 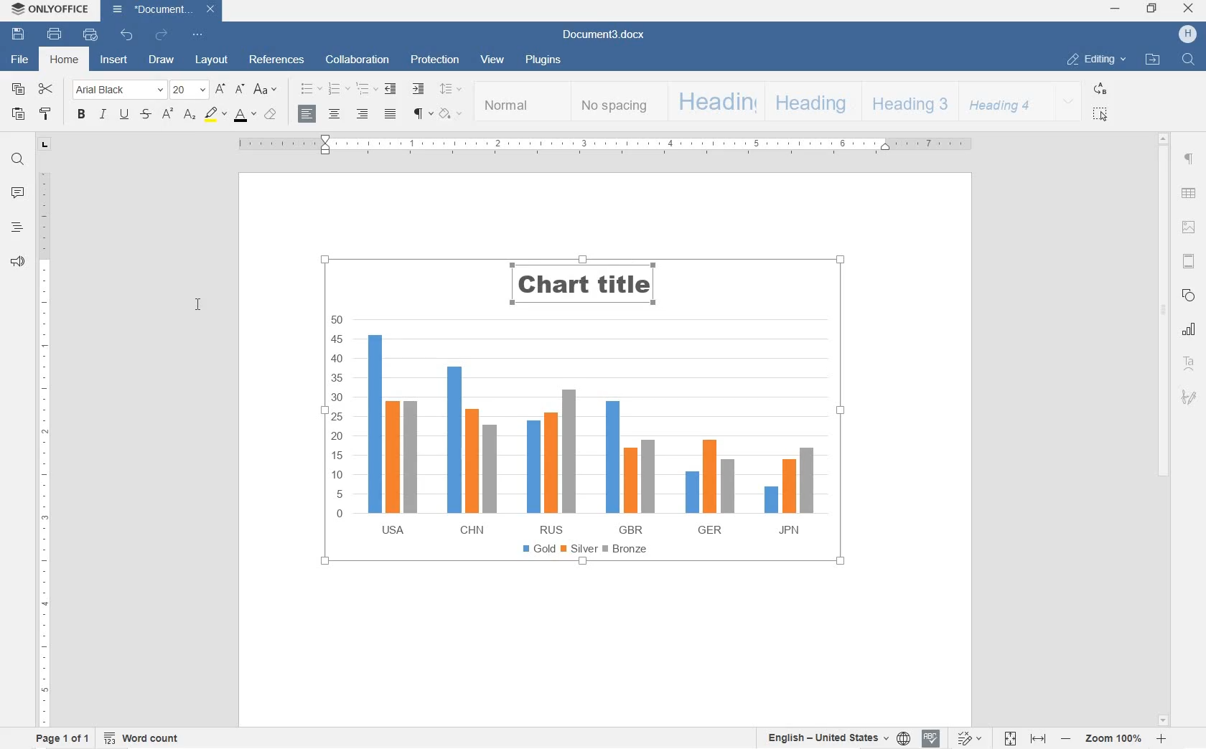 I want to click on FILE, so click(x=21, y=60).